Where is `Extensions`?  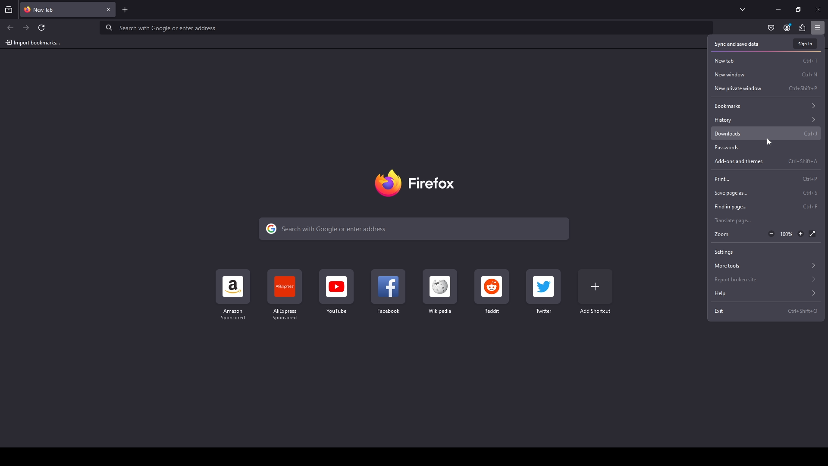 Extensions is located at coordinates (803, 28).